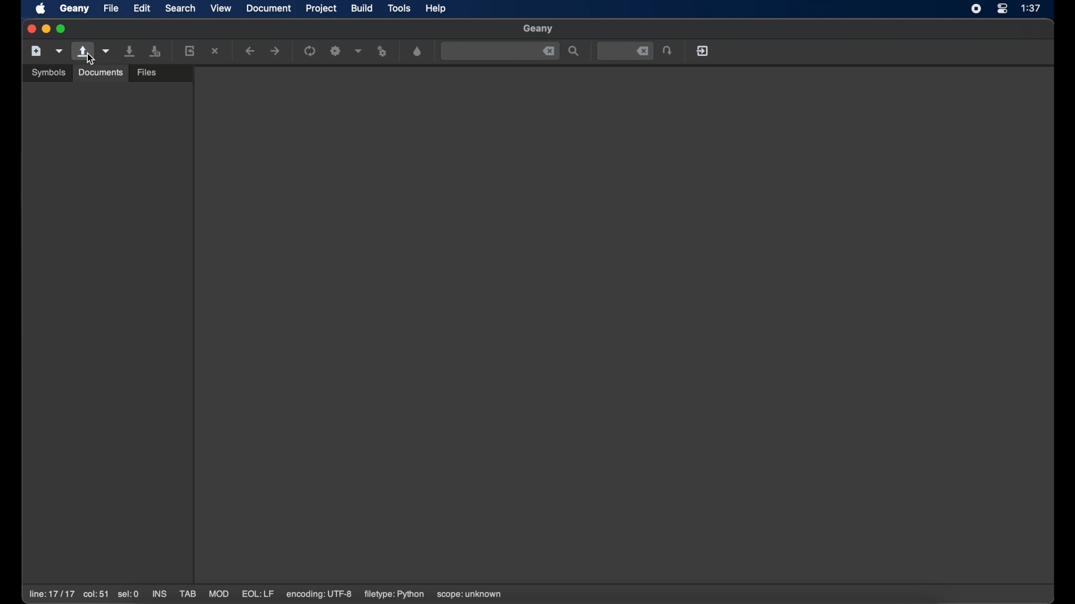 The height and width of the screenshot is (604, 1075). Describe the element at coordinates (251, 51) in the screenshot. I see `navigate back a location` at that location.